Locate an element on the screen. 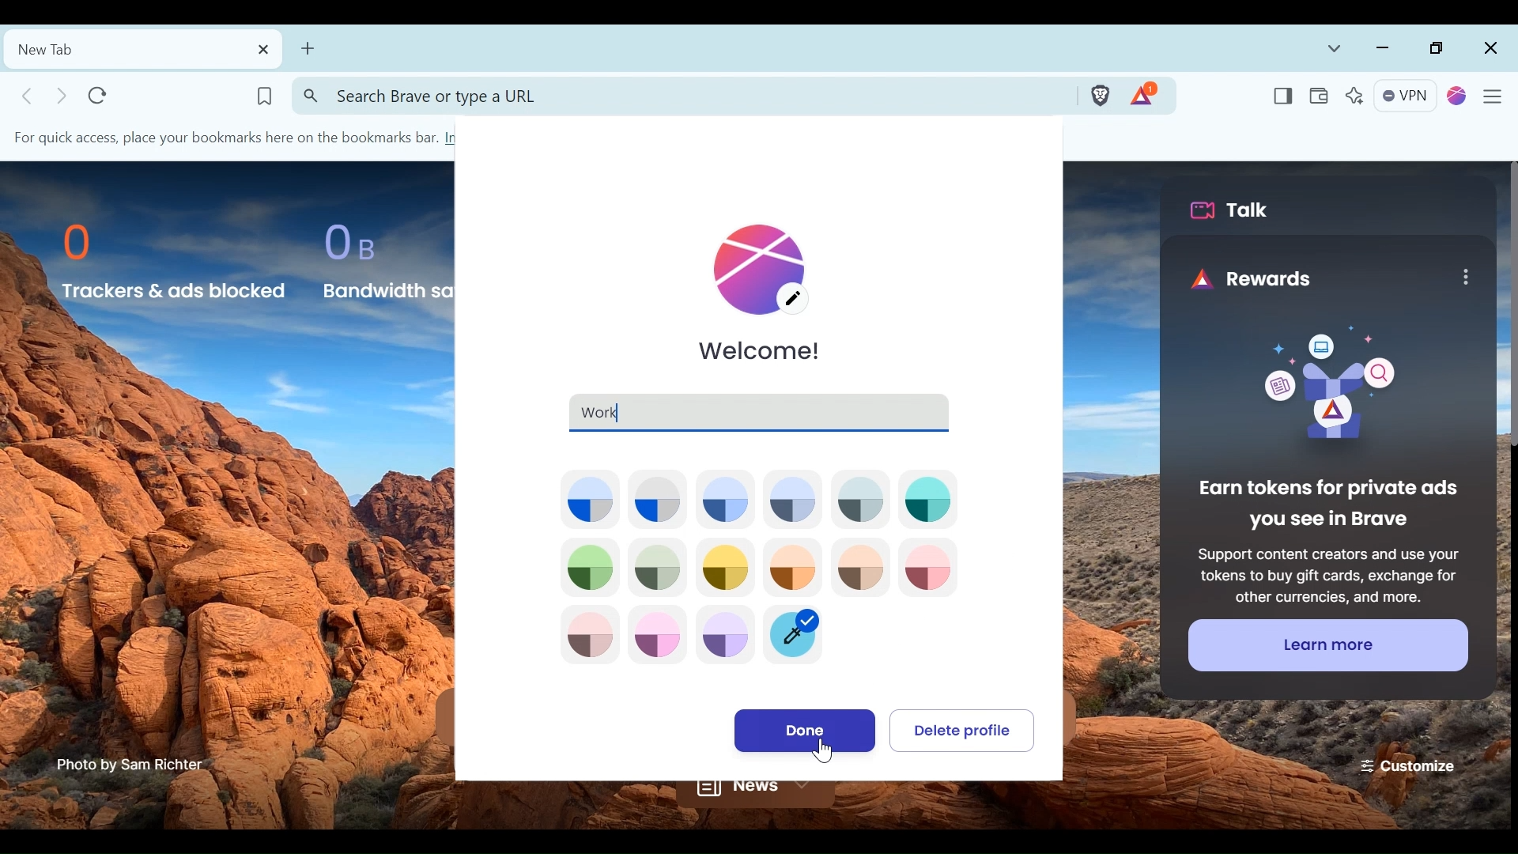 The height and width of the screenshot is (854, 1518). New tab is located at coordinates (143, 48).